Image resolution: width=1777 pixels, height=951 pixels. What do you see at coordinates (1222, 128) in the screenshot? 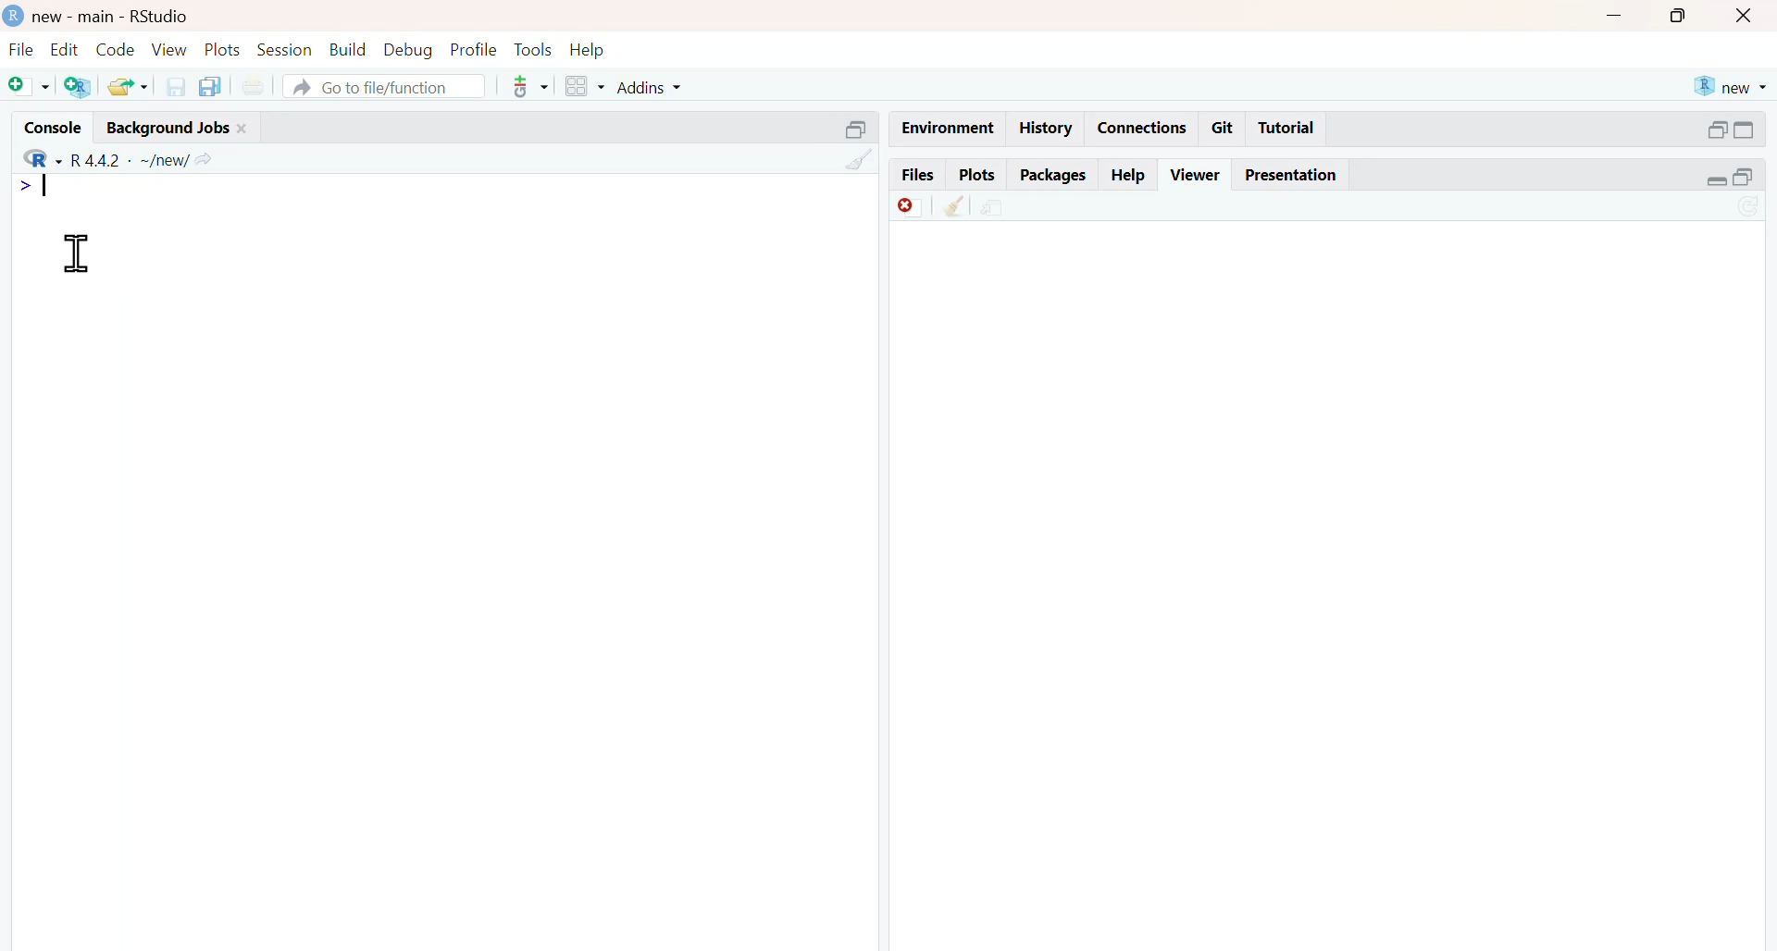
I see `git` at bounding box center [1222, 128].